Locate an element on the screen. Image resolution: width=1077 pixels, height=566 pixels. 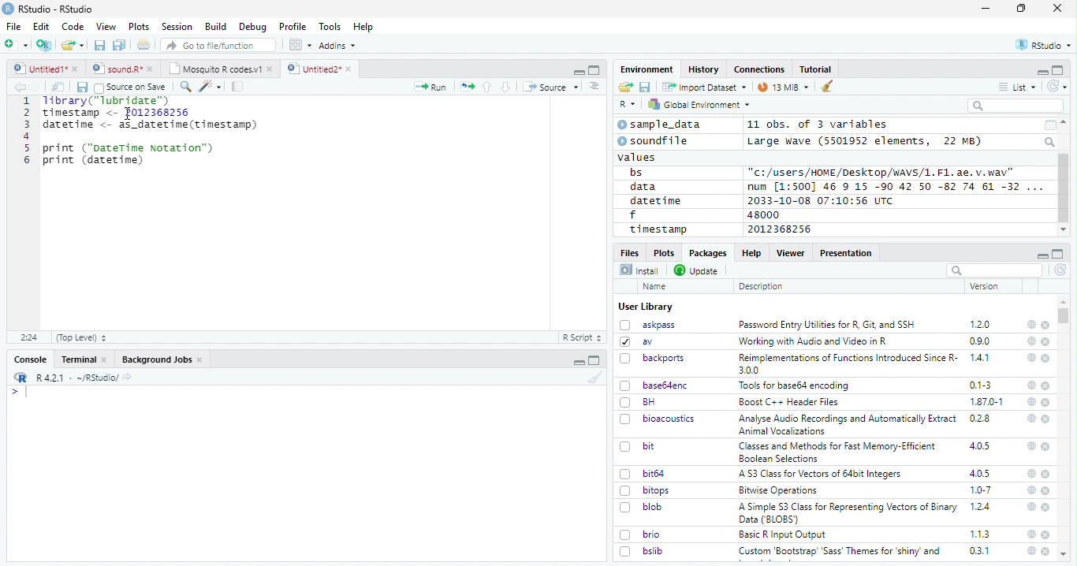
close is located at coordinates (1046, 359).